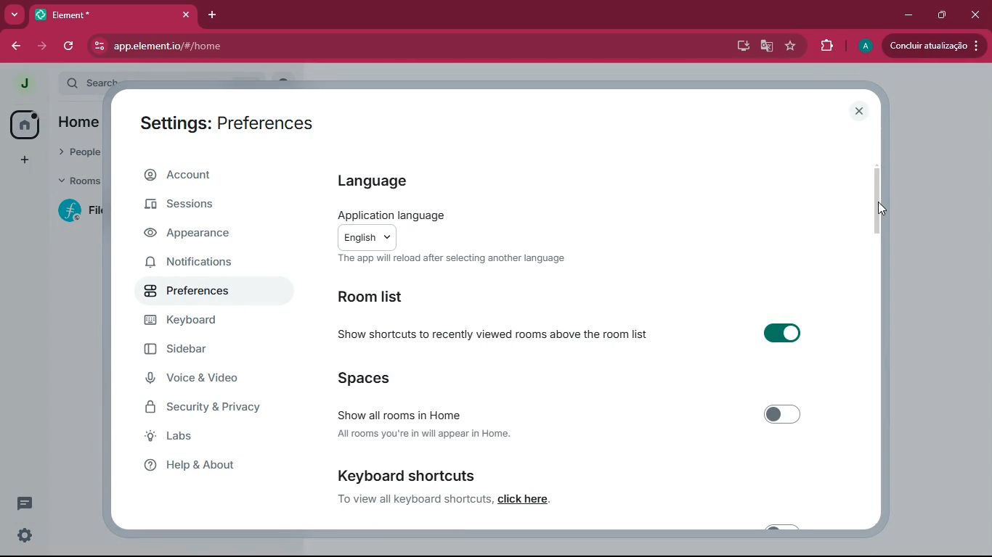  I want to click on notifications, so click(201, 265).